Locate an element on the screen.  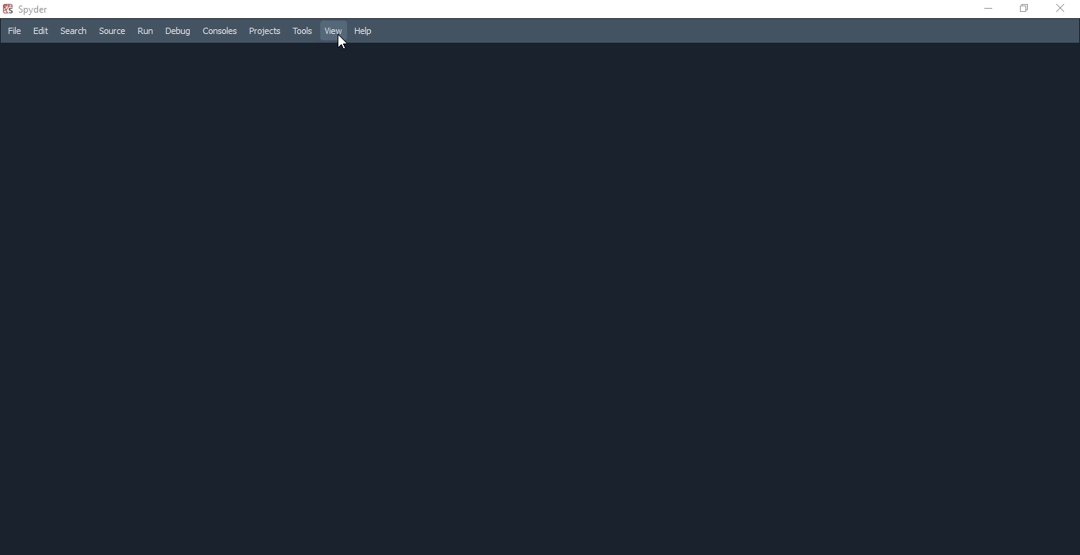
sources is located at coordinates (110, 31).